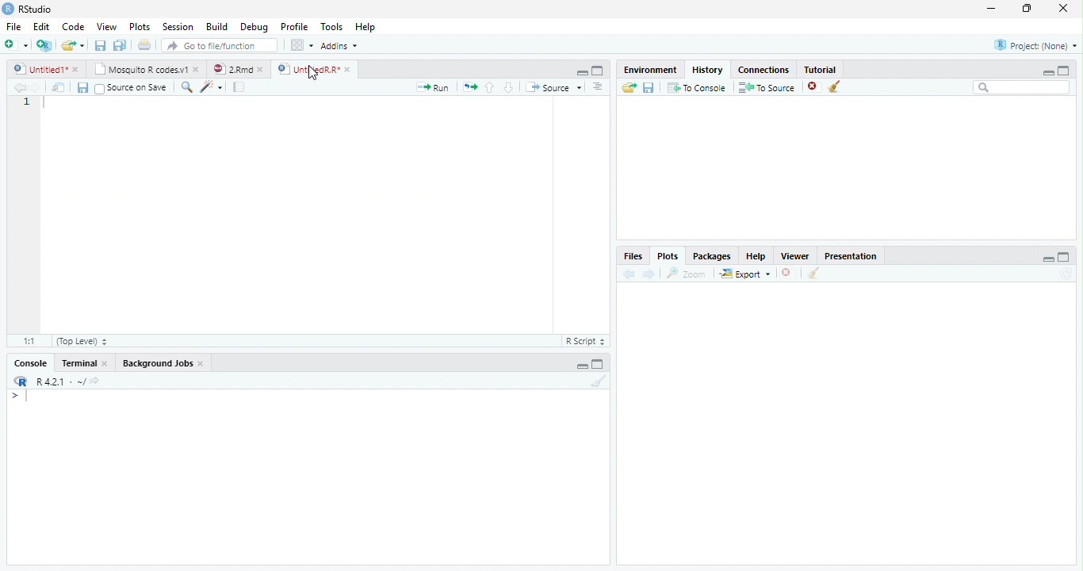 This screenshot has height=571, width=1083. I want to click on Viewer, so click(794, 255).